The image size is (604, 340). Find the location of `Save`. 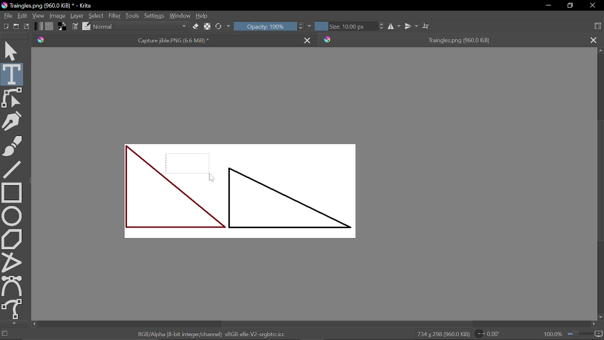

Save is located at coordinates (27, 27).